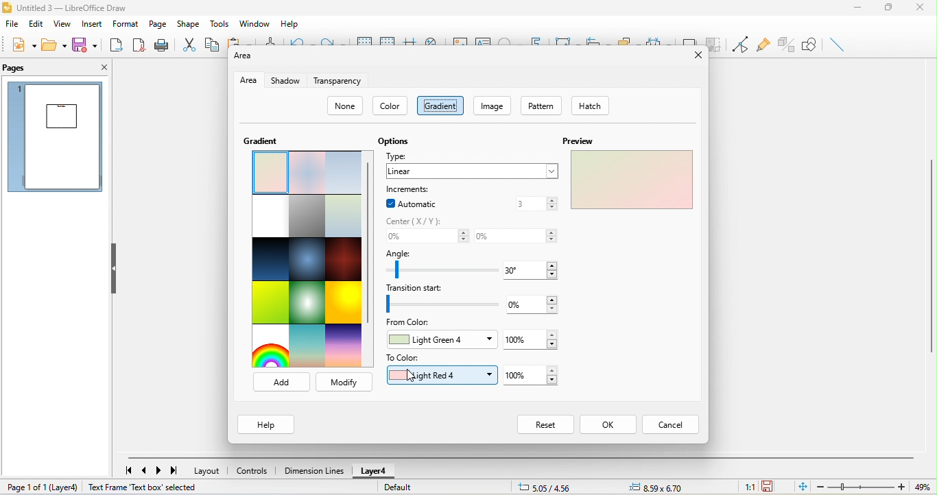 Image resolution: width=937 pixels, height=495 pixels. Describe the element at coordinates (840, 45) in the screenshot. I see `insert line` at that location.